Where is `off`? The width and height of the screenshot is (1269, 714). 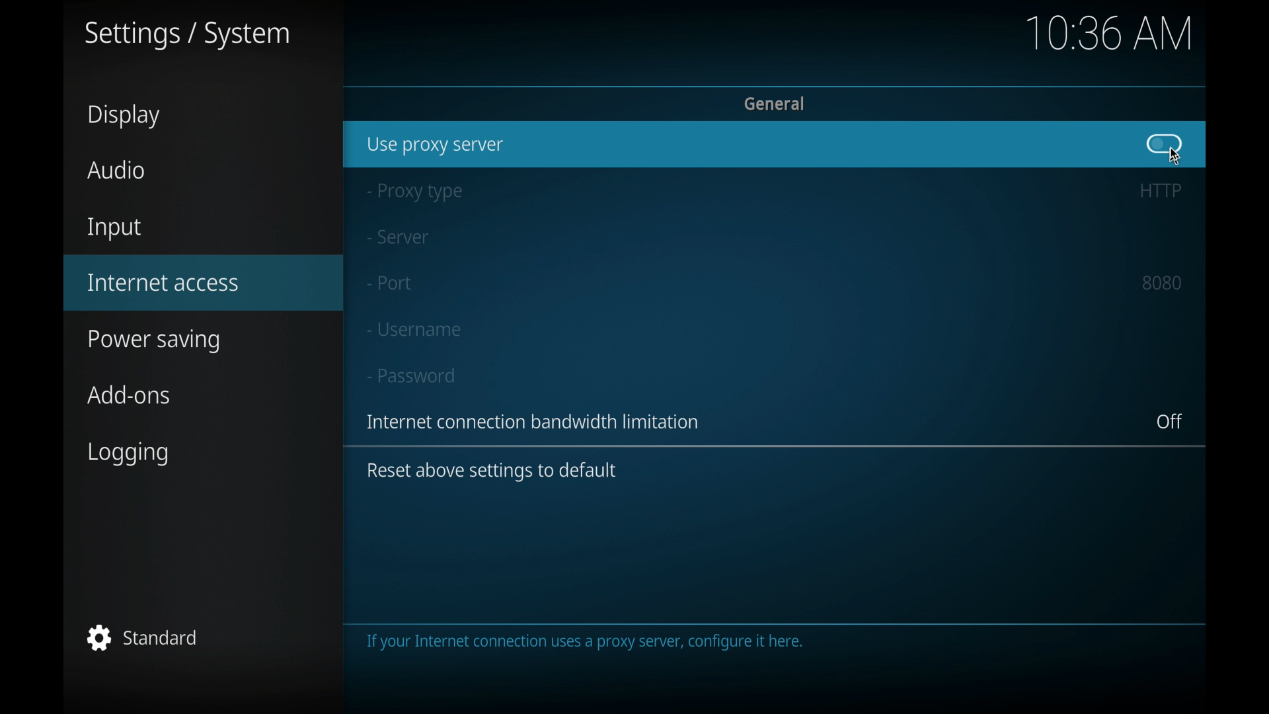 off is located at coordinates (1170, 422).